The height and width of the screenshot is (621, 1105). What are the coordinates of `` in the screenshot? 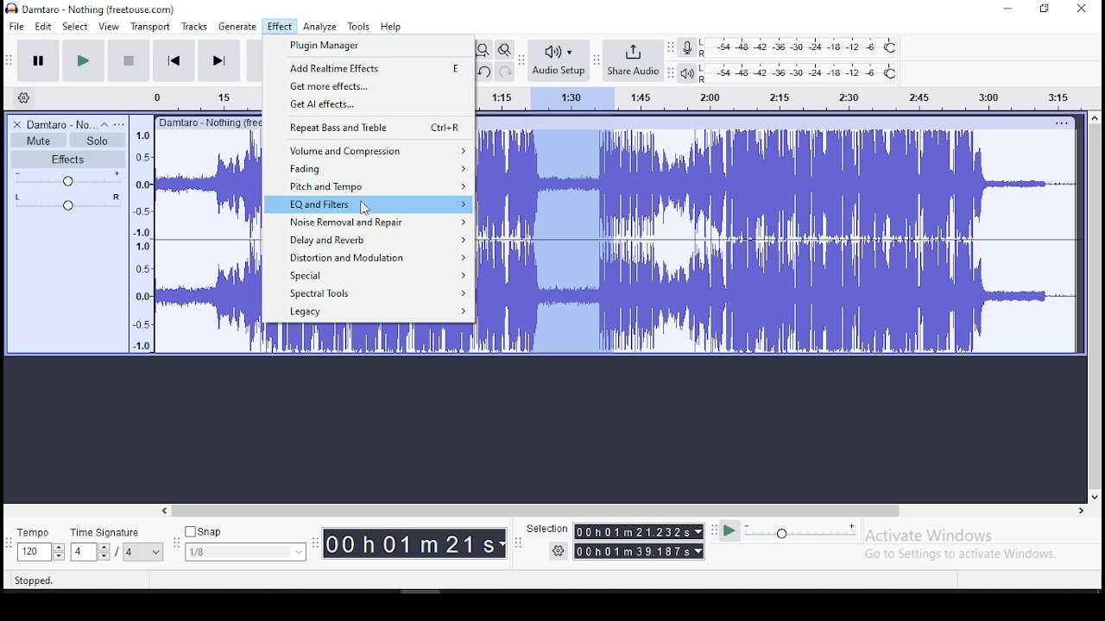 It's located at (596, 60).